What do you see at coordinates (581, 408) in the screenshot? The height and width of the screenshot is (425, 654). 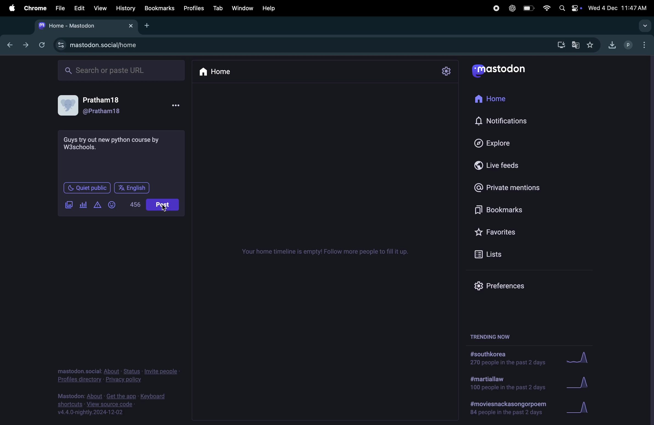 I see `graph` at bounding box center [581, 408].